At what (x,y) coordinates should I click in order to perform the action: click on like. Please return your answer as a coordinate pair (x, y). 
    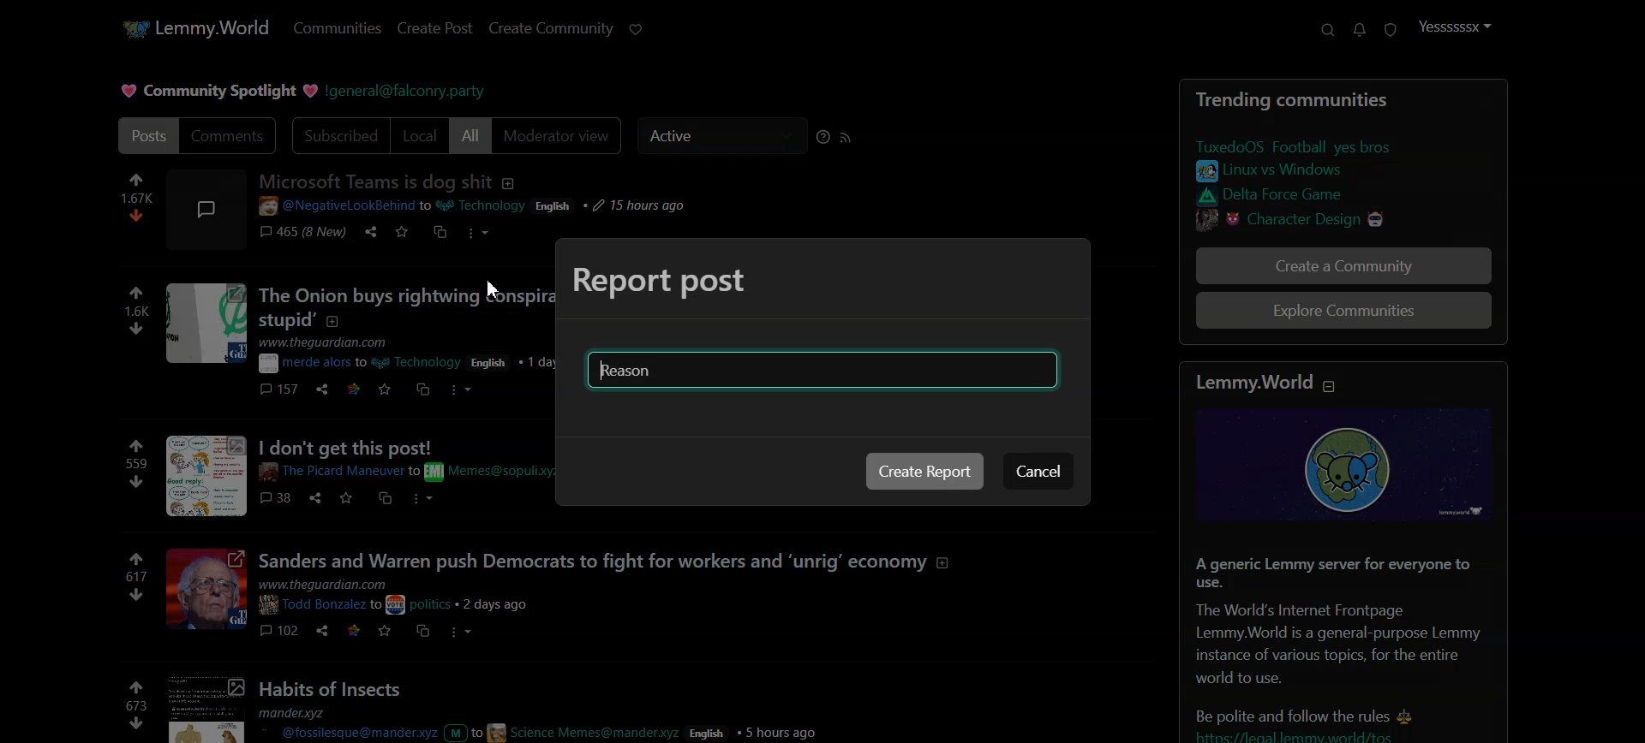
    Looking at the image, I should click on (138, 178).